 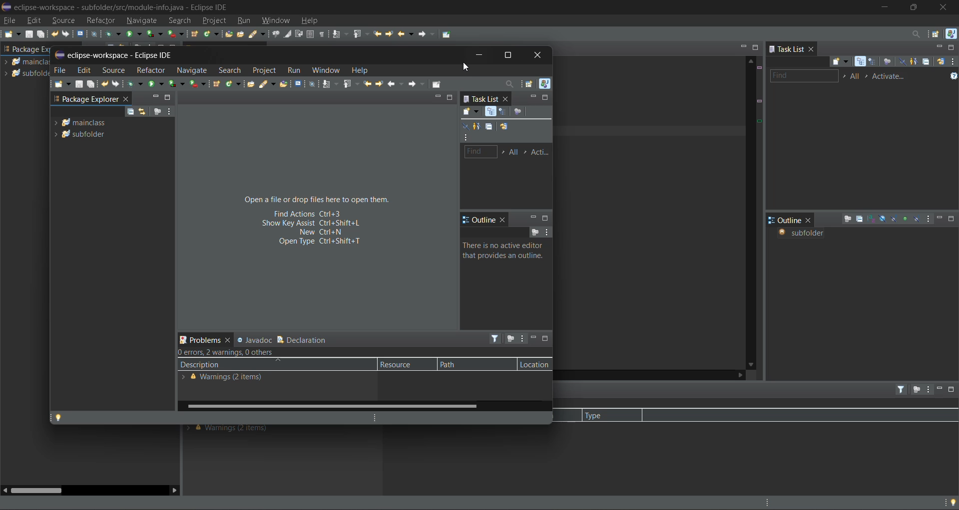 I want to click on run, so click(x=134, y=35).